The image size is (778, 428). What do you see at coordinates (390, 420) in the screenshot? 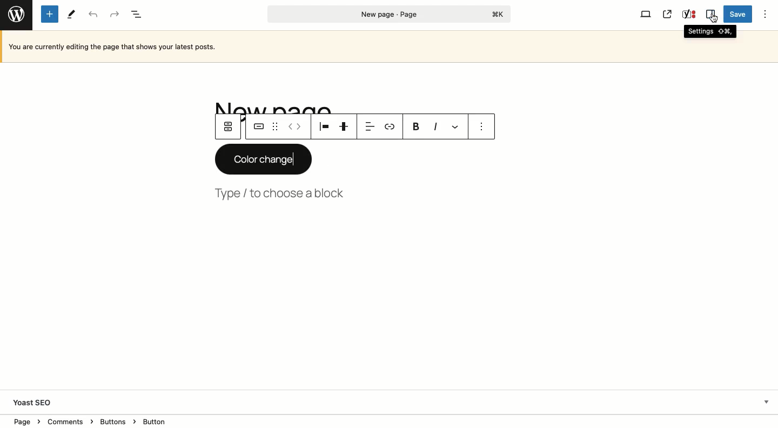
I see `Location` at bounding box center [390, 420].